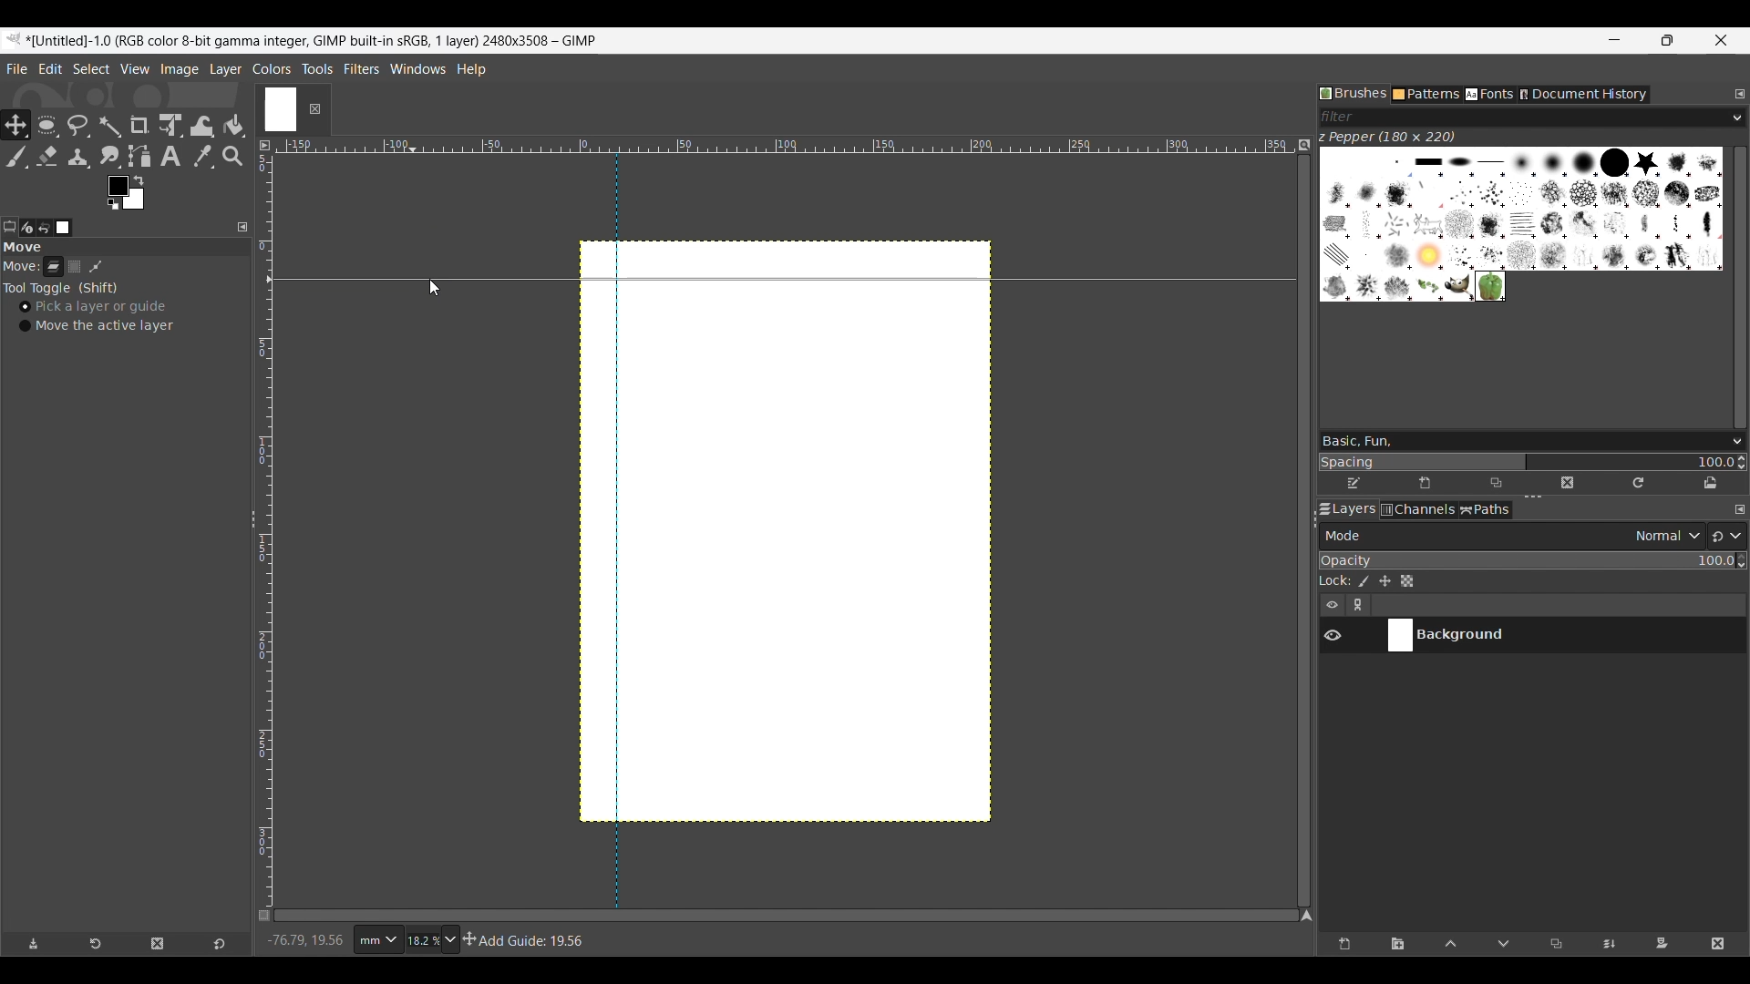  Describe the element at coordinates (123, 251) in the screenshot. I see `Section title` at that location.